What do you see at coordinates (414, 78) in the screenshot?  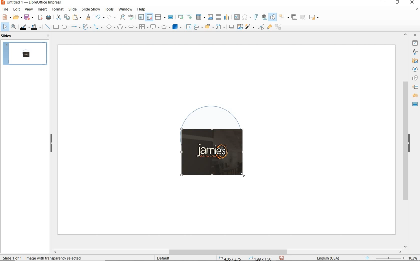 I see `shapes` at bounding box center [414, 78].